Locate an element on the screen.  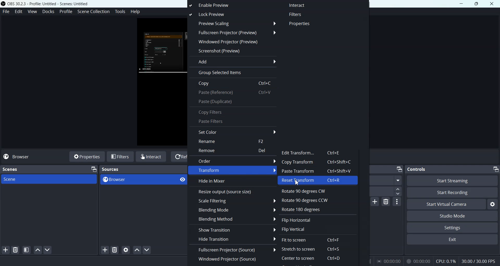
Resize Output (source size) is located at coordinates (233, 191).